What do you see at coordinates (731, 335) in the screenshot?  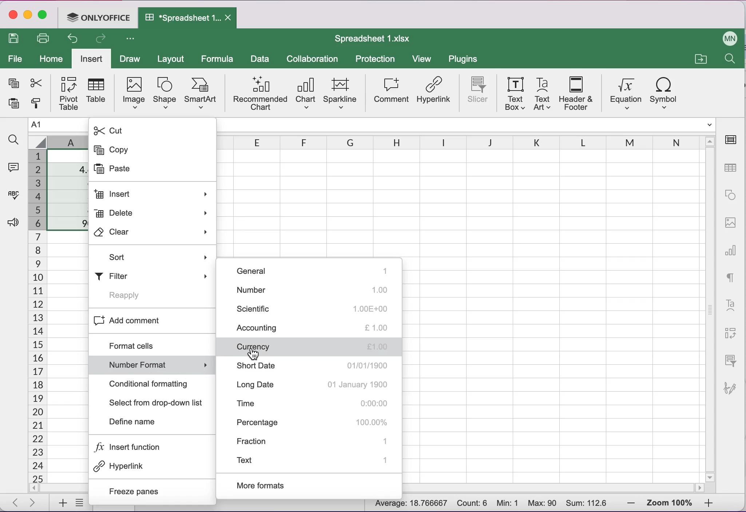 I see `pivot table` at bounding box center [731, 335].